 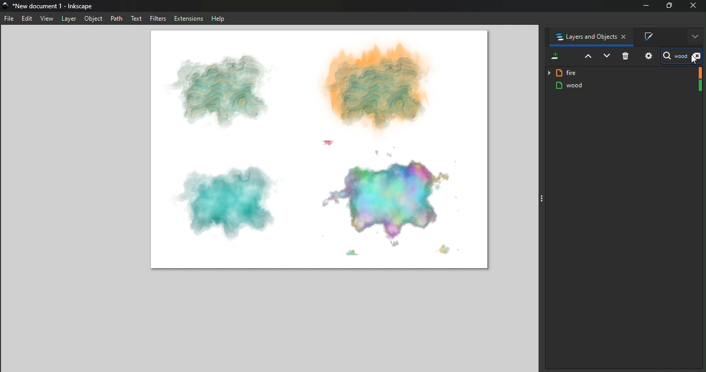 I want to click on Objects and layers dialog settings, so click(x=651, y=55).